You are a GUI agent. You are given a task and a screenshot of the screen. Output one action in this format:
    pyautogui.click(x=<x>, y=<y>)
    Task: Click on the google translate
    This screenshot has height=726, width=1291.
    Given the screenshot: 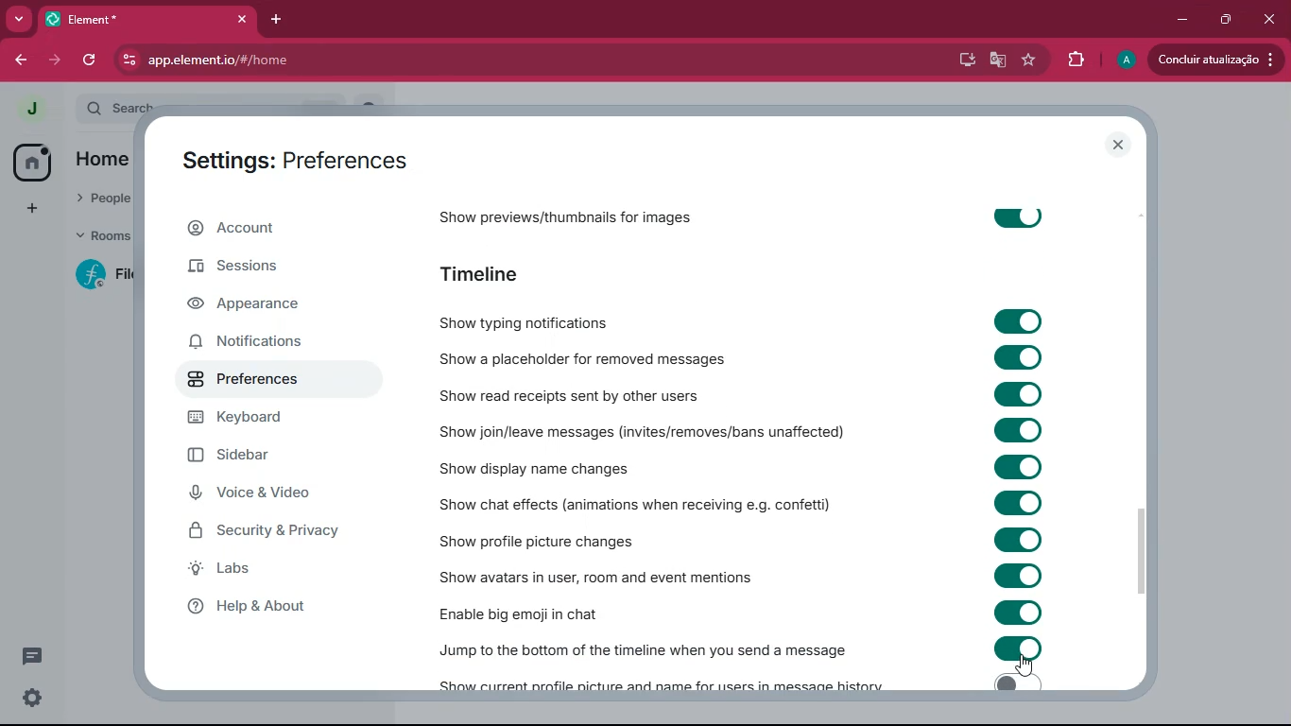 What is the action you would take?
    pyautogui.click(x=996, y=60)
    